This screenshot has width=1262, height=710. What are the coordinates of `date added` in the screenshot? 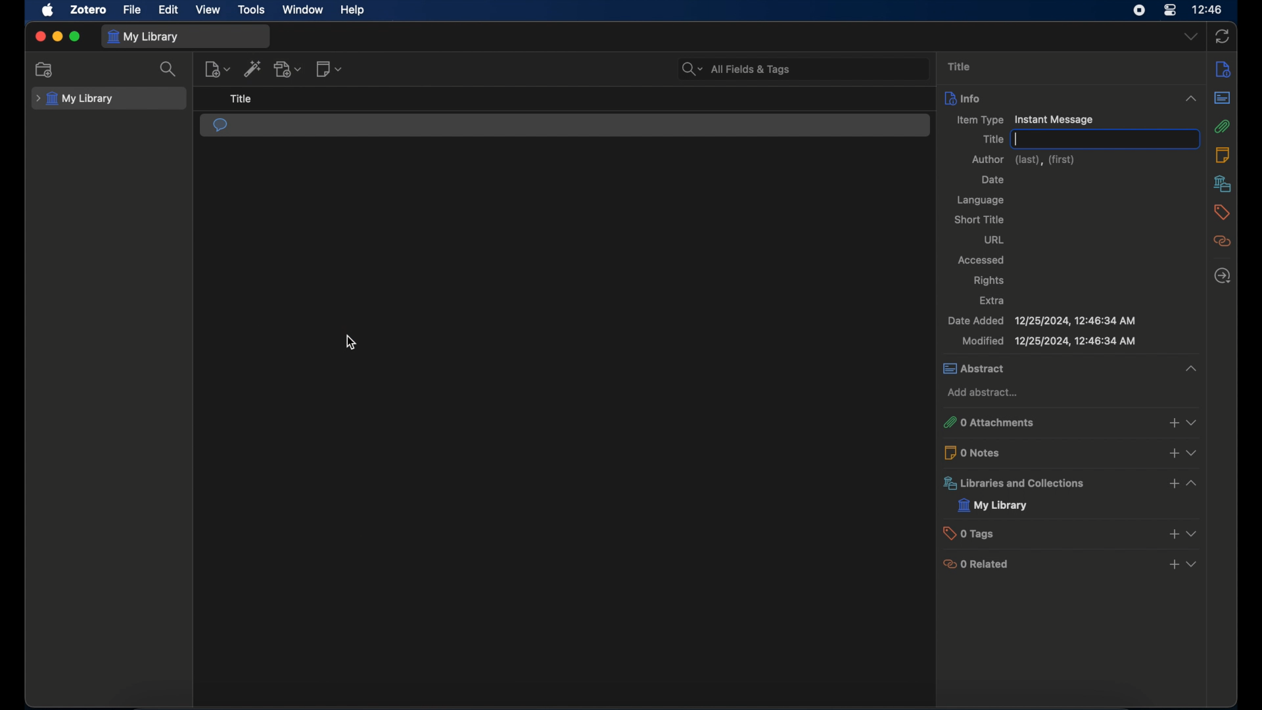 It's located at (1042, 320).